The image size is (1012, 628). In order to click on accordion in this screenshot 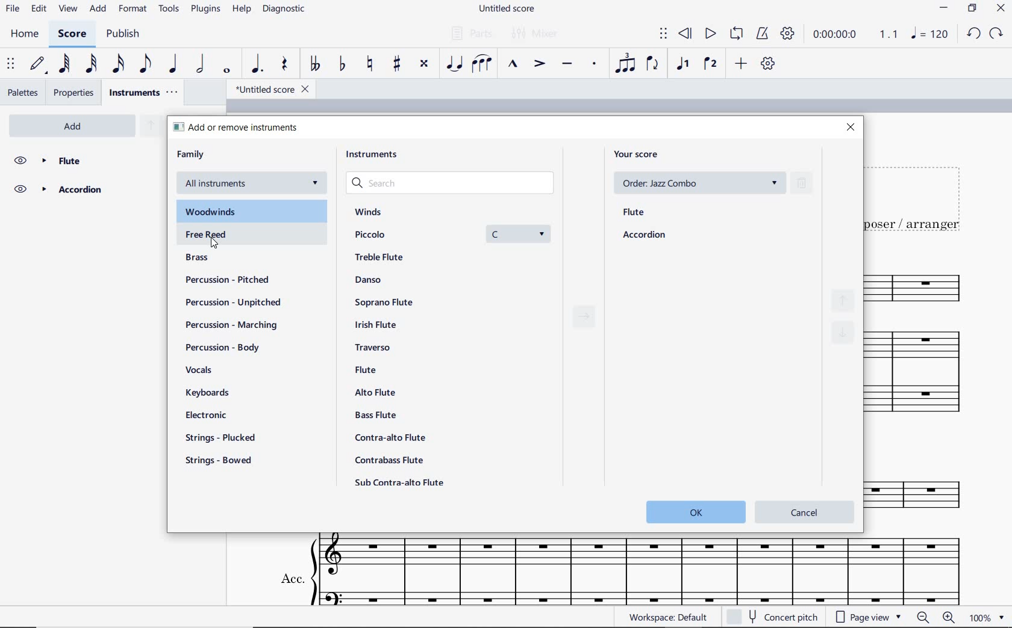, I will do `click(645, 236)`.